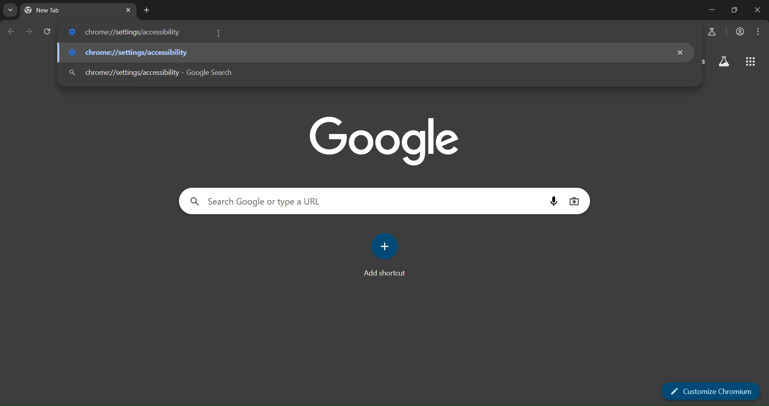 Image resolution: width=769 pixels, height=406 pixels. Describe the element at coordinates (129, 31) in the screenshot. I see `chrome://settings/accesibility` at that location.